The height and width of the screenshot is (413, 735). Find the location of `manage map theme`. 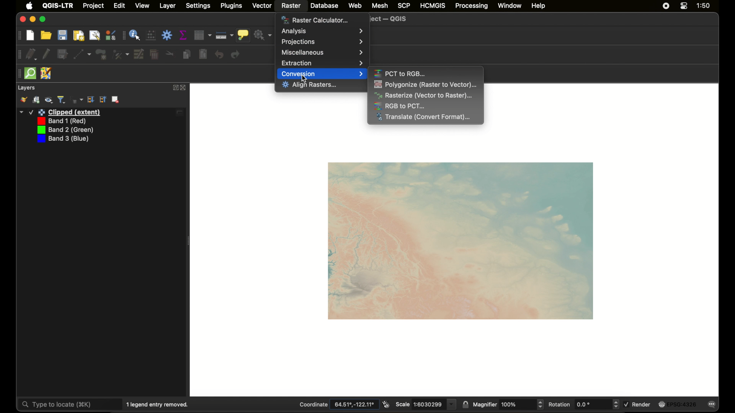

manage map theme is located at coordinates (49, 100).